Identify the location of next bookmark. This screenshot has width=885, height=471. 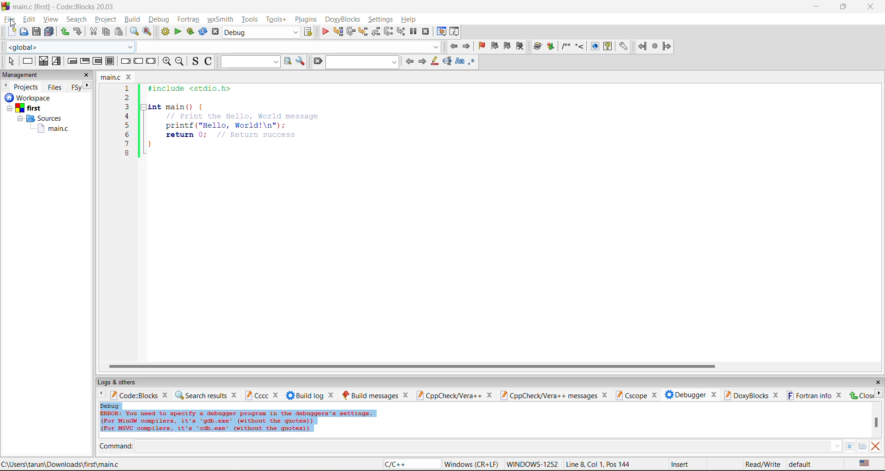
(508, 45).